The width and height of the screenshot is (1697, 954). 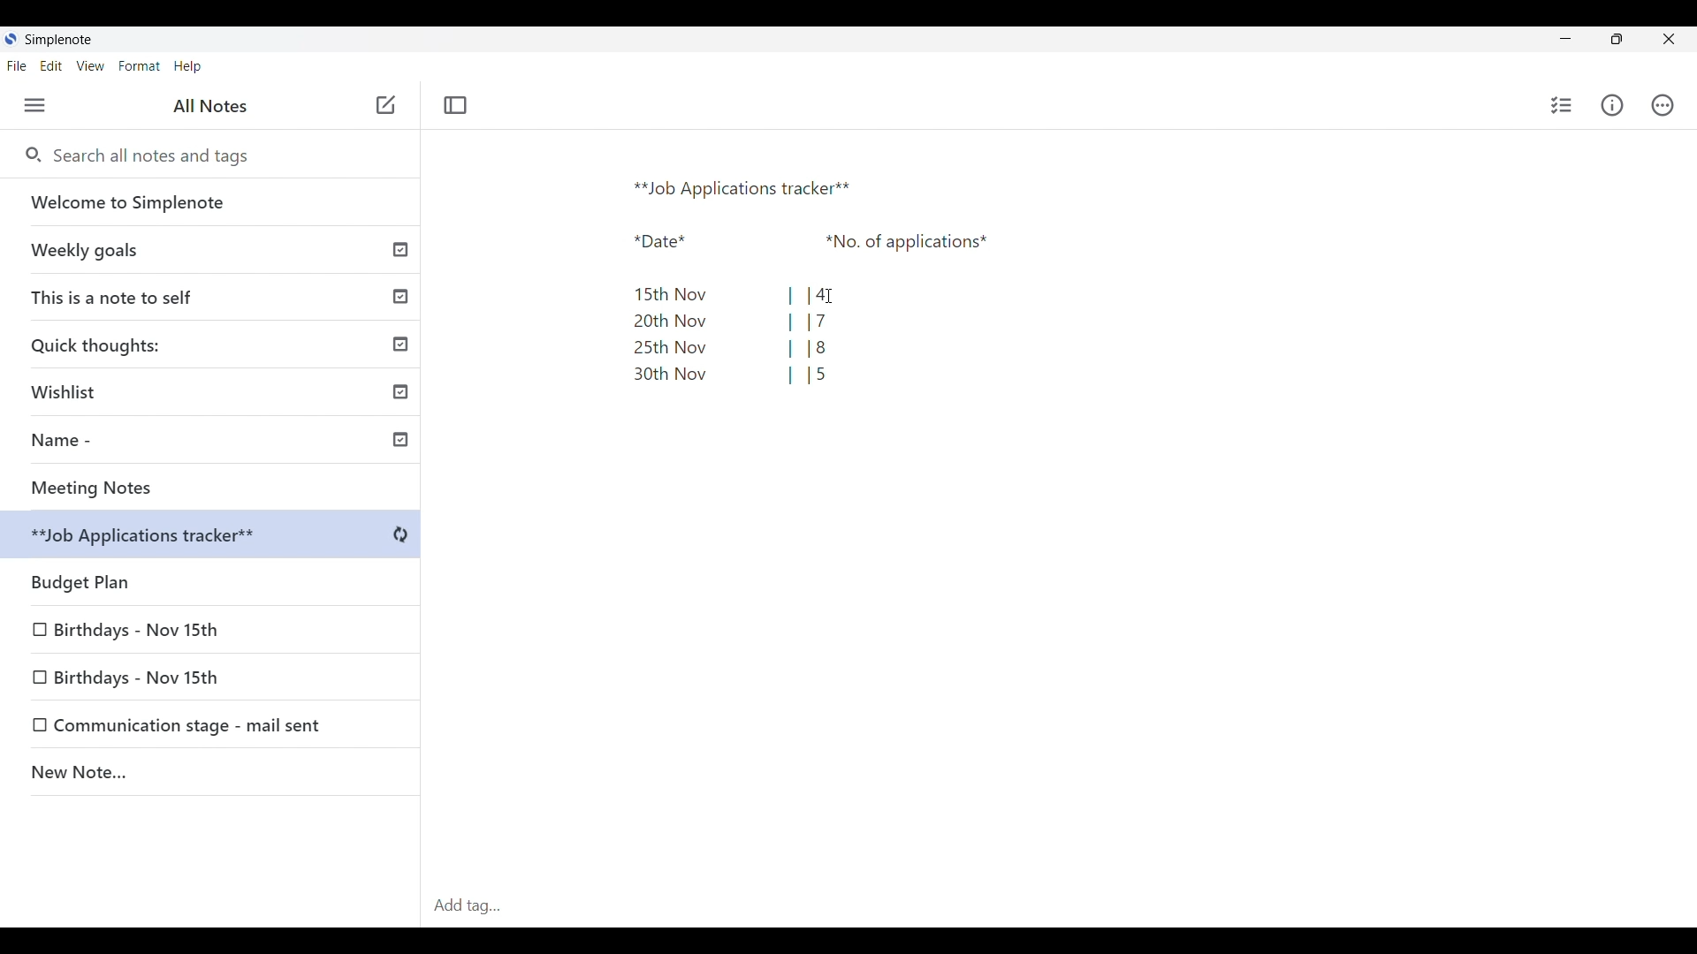 I want to click on Edit, so click(x=51, y=65).